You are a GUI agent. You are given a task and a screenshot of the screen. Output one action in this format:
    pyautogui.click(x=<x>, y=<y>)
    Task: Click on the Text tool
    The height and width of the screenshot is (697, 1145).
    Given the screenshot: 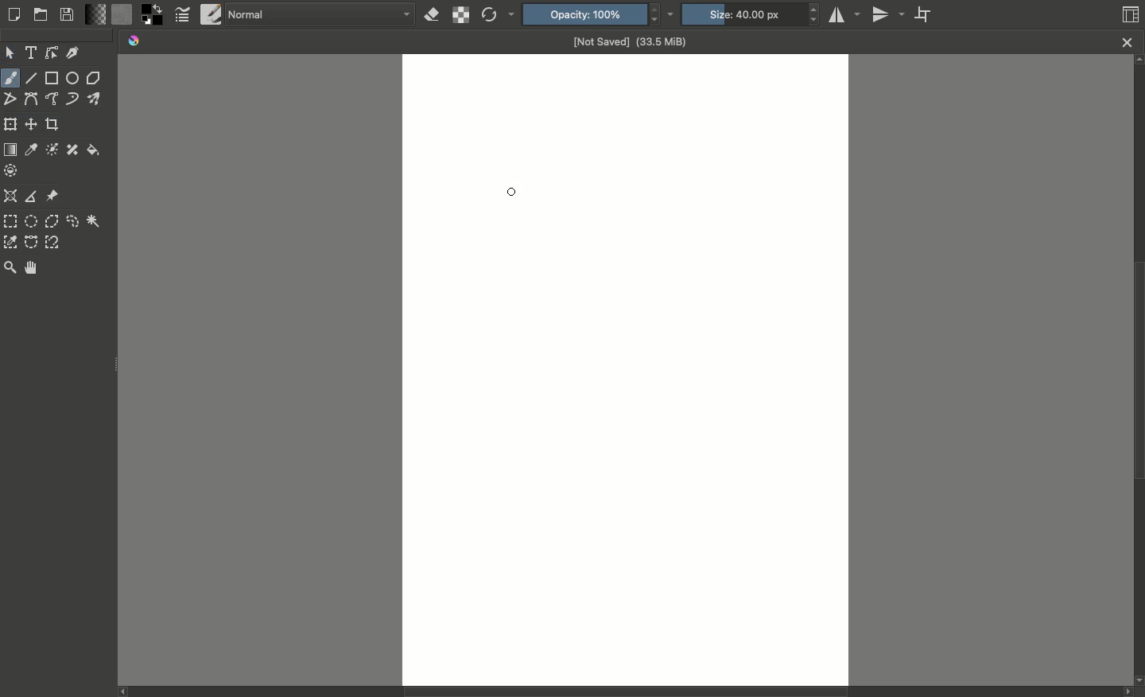 What is the action you would take?
    pyautogui.click(x=32, y=53)
    